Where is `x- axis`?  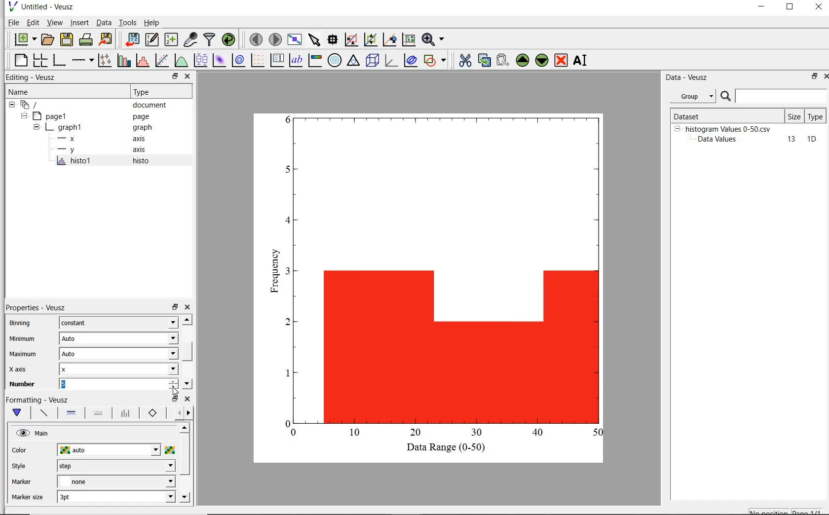 x- axis is located at coordinates (68, 140).